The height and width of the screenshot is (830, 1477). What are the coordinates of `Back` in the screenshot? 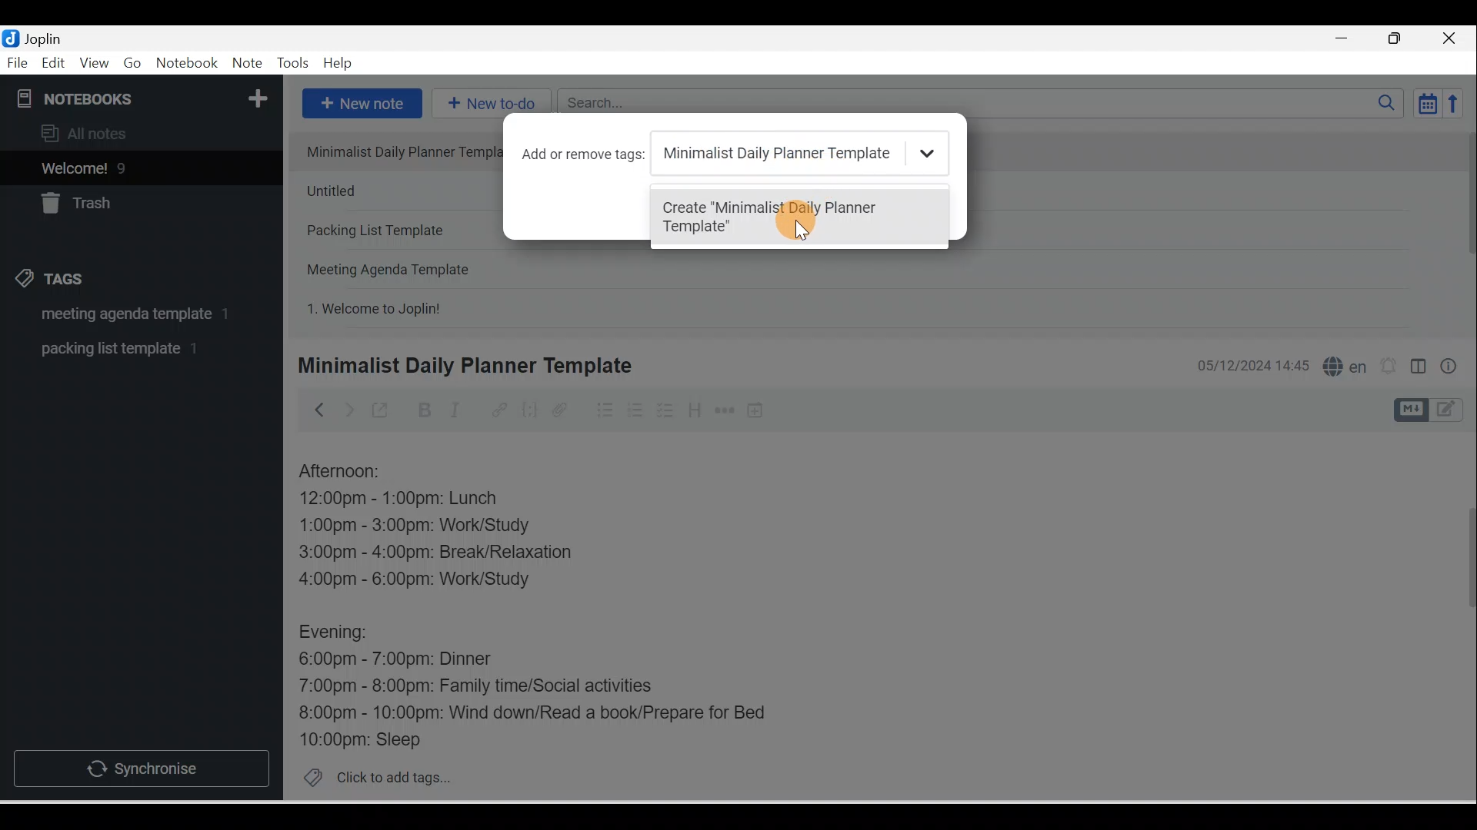 It's located at (312, 410).